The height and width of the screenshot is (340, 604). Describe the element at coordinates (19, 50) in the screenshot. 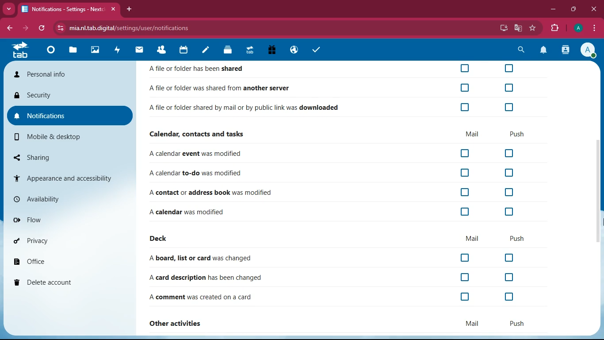

I see `home` at that location.